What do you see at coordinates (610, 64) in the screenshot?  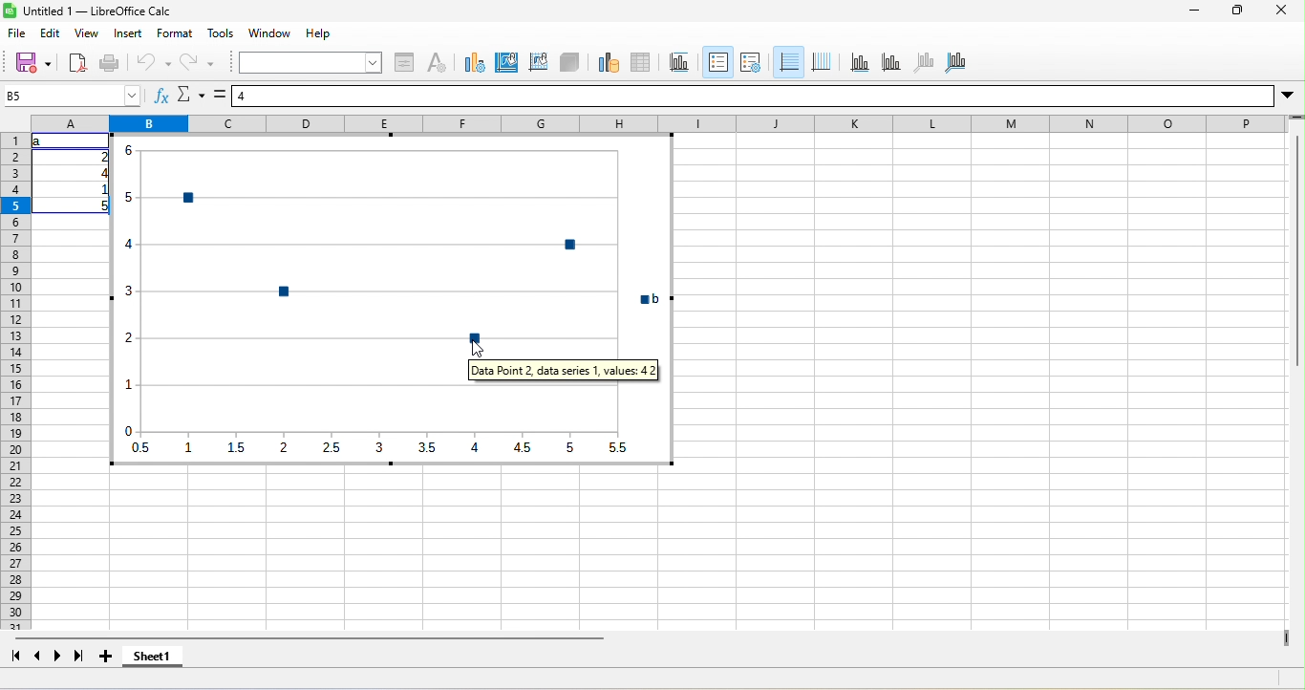 I see `data range` at bounding box center [610, 64].